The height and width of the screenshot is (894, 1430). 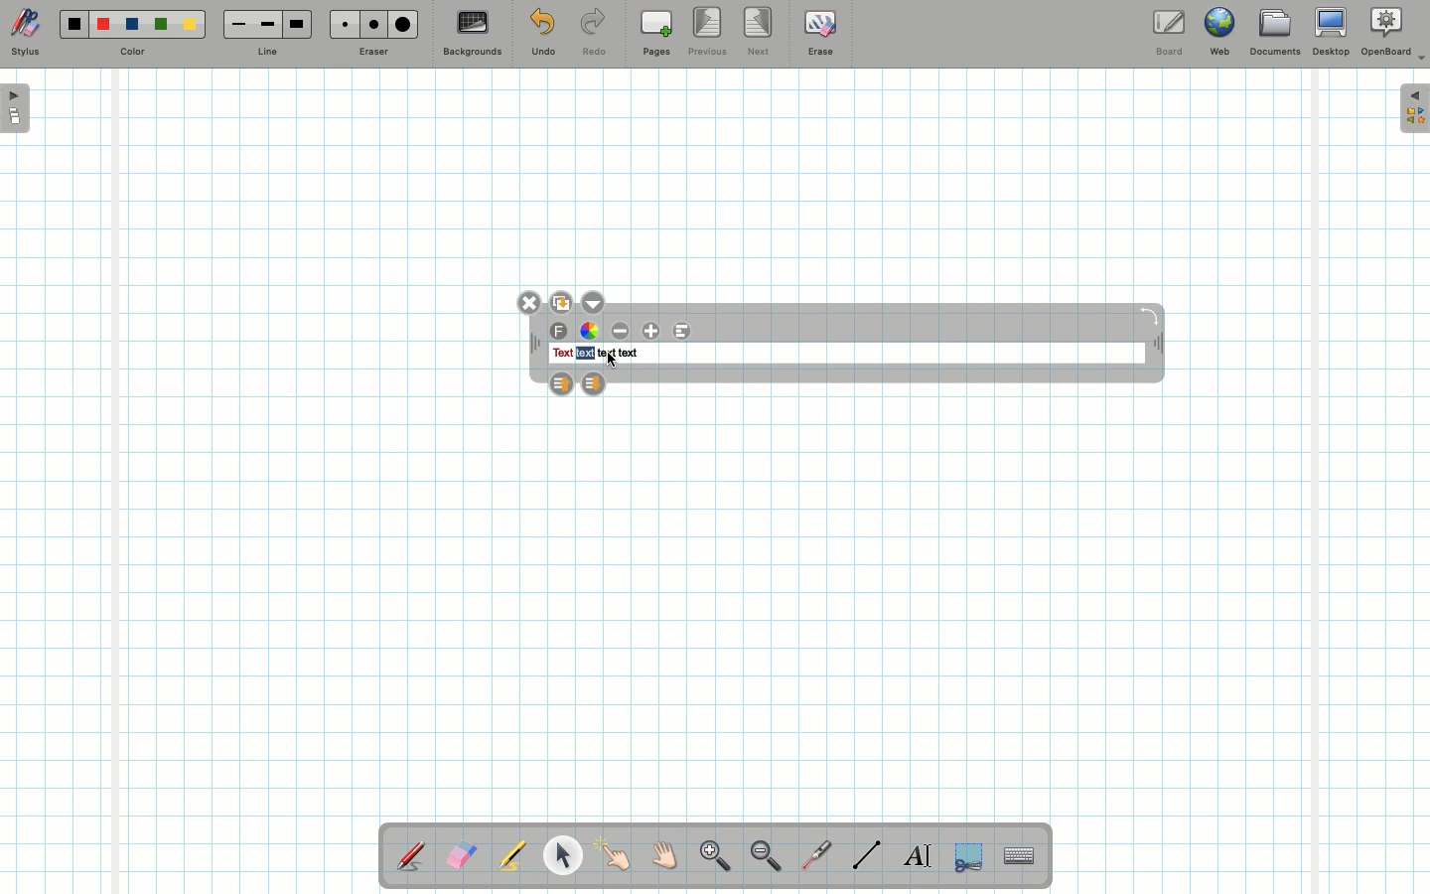 What do you see at coordinates (161, 26) in the screenshot?
I see `Green` at bounding box center [161, 26].